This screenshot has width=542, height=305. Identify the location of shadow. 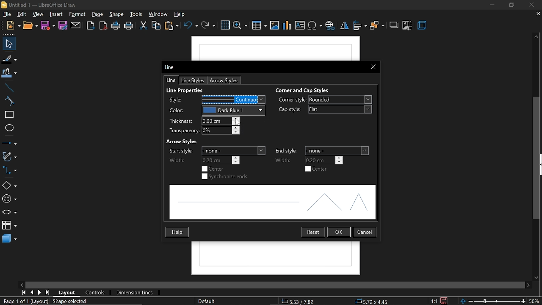
(393, 25).